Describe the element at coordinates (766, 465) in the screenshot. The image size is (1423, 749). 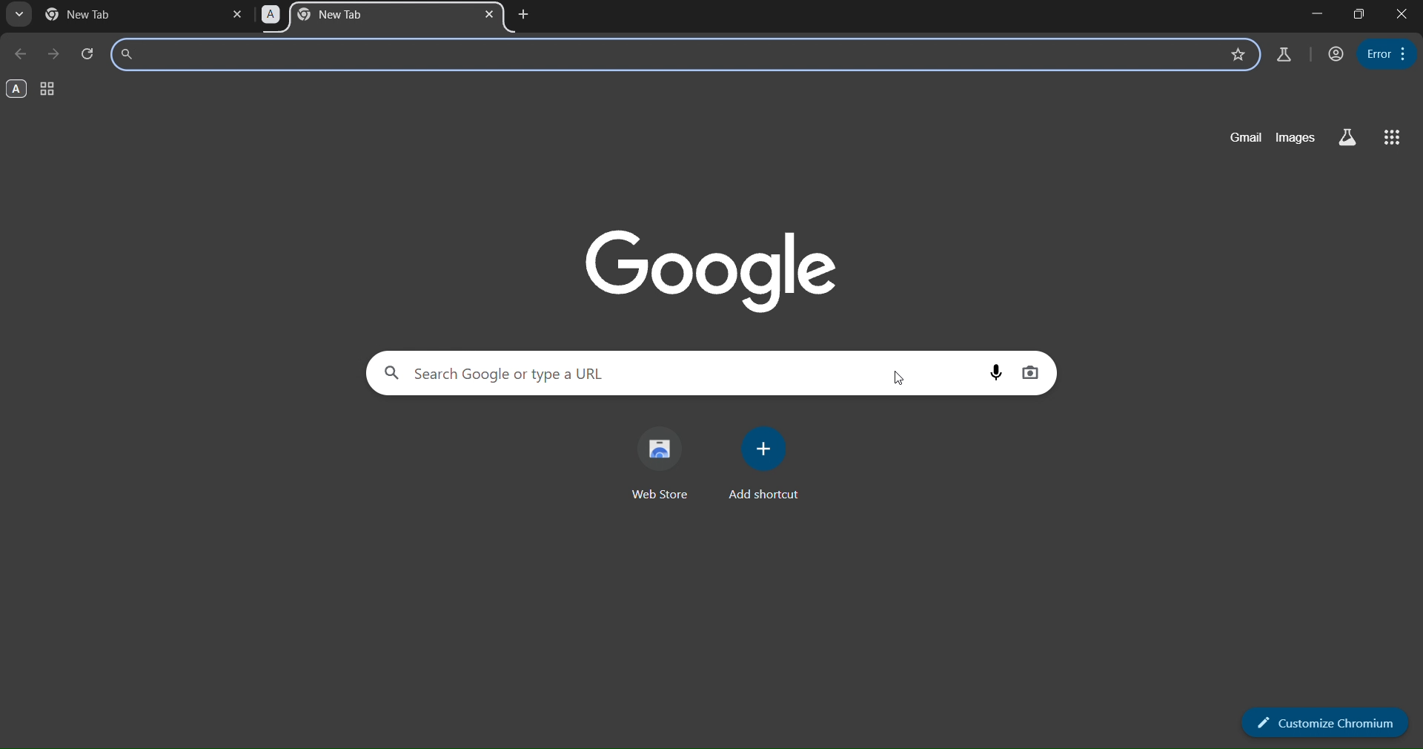
I see `add shortcut` at that location.